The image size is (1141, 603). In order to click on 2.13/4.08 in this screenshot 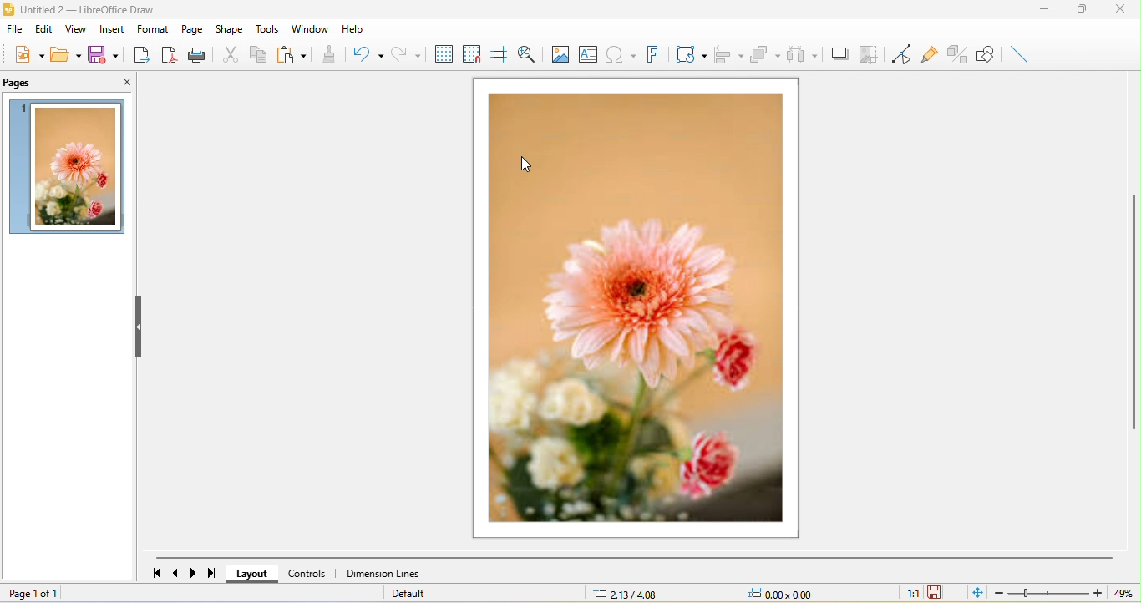, I will do `click(629, 594)`.